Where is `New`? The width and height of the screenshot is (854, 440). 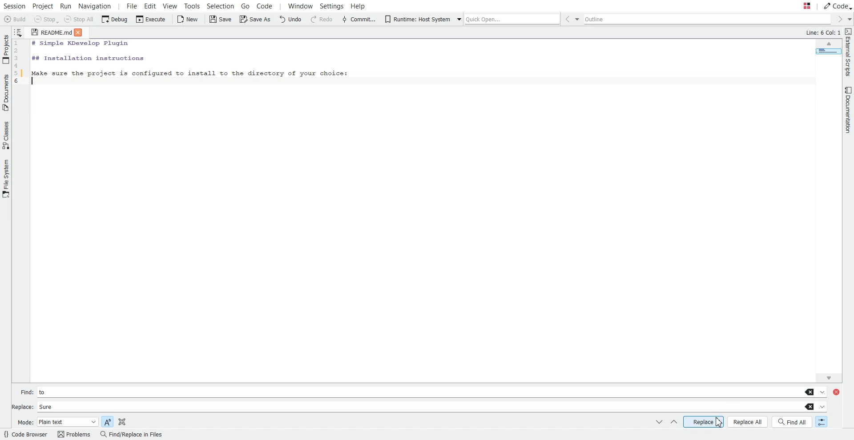 New is located at coordinates (188, 19).